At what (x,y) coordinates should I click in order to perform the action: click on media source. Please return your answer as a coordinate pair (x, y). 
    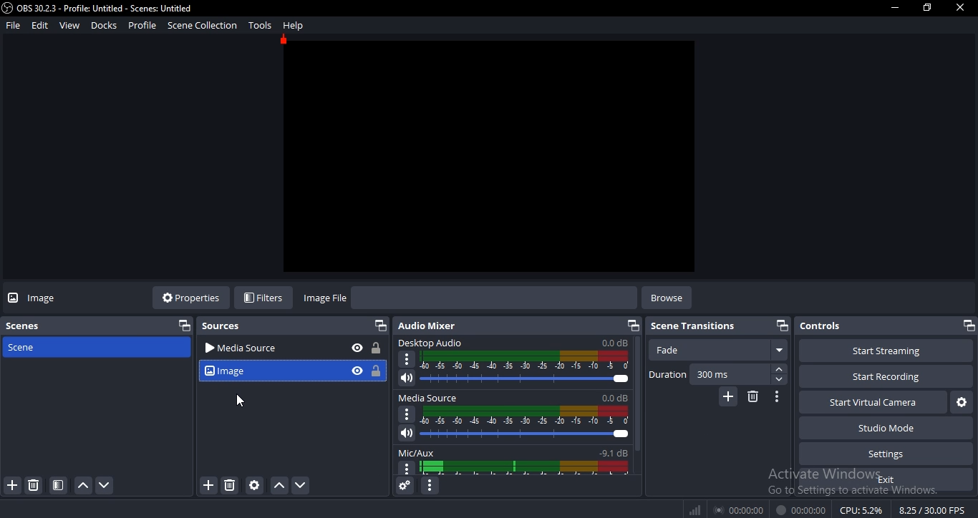
    Looking at the image, I should click on (514, 399).